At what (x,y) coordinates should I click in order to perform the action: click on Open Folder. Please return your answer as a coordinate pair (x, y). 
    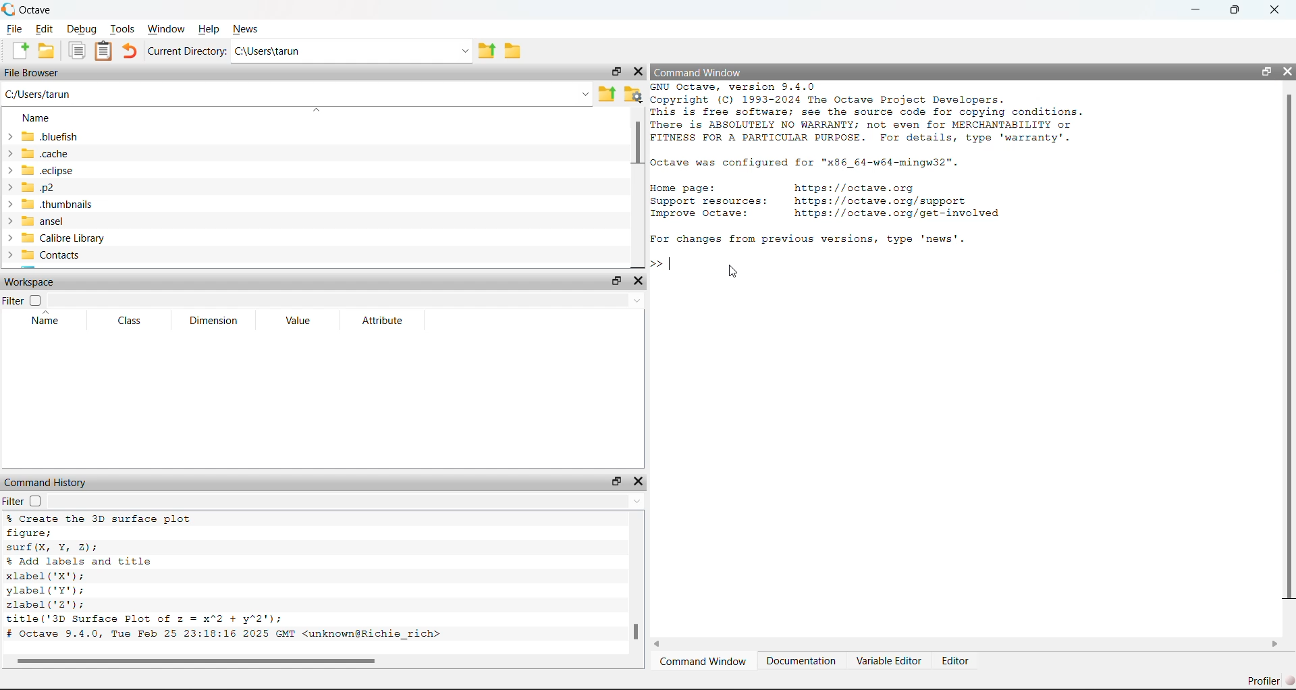
    Looking at the image, I should click on (48, 51).